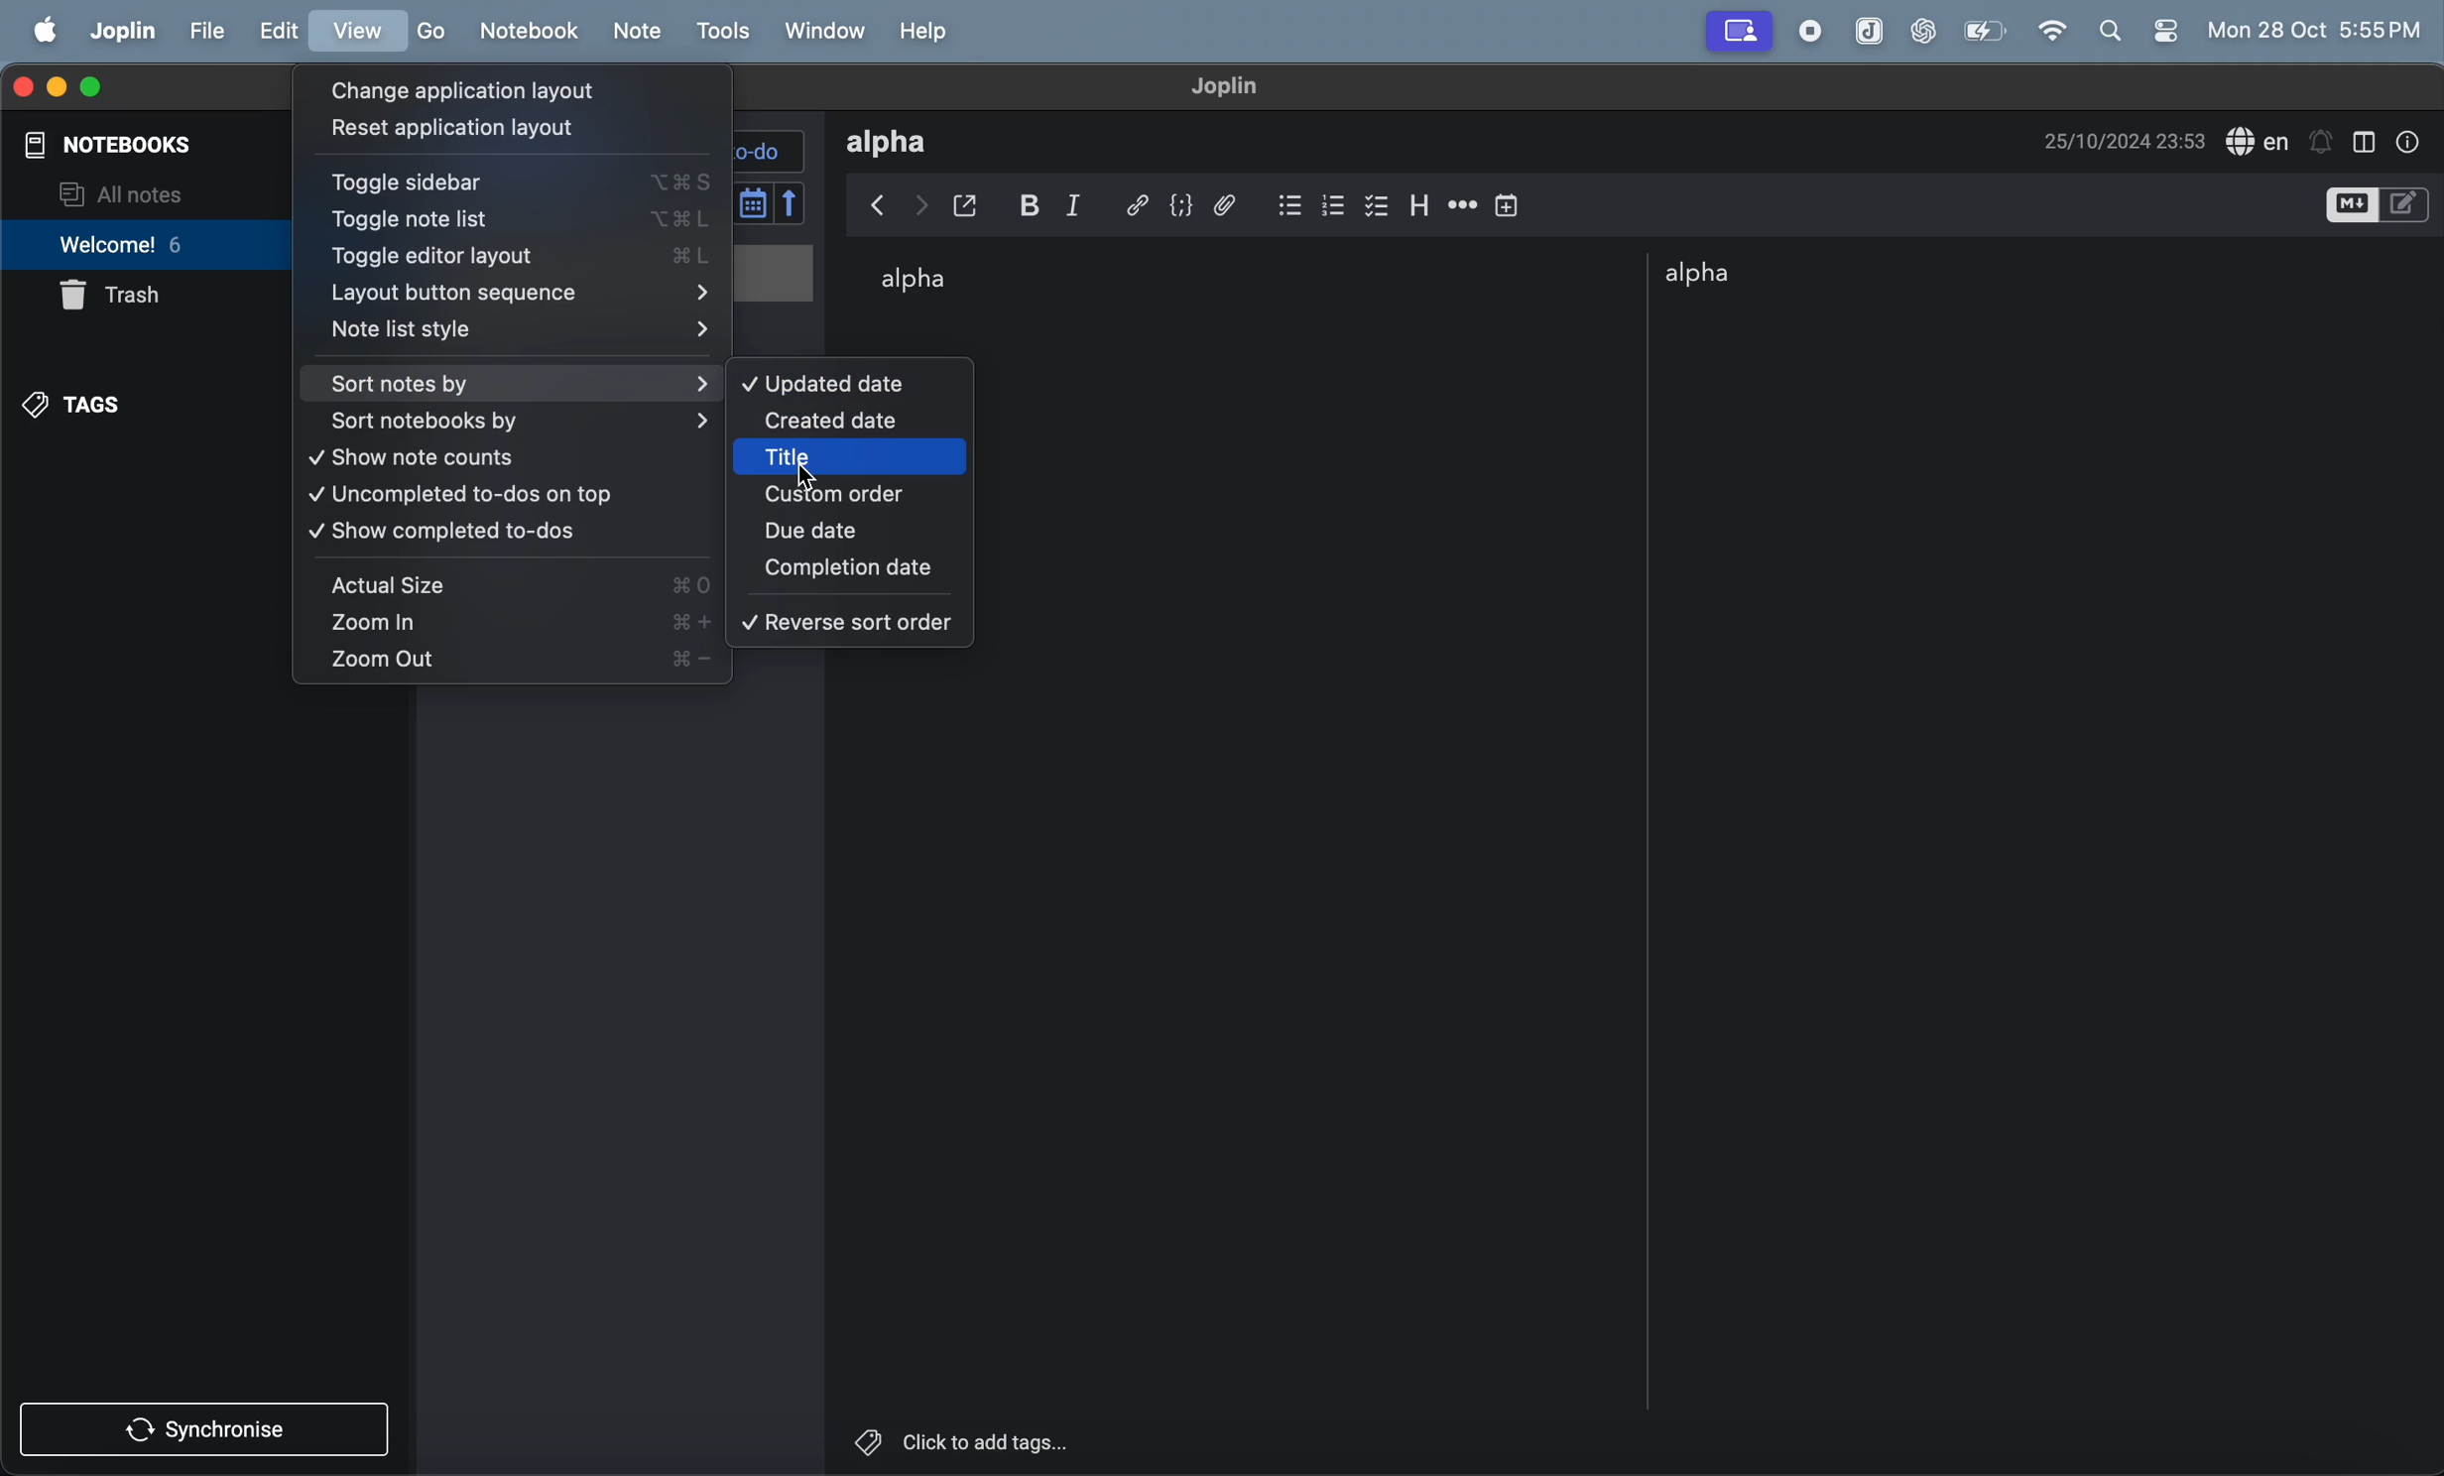 This screenshot has height=1476, width=2444. I want to click on show notes count, so click(503, 458).